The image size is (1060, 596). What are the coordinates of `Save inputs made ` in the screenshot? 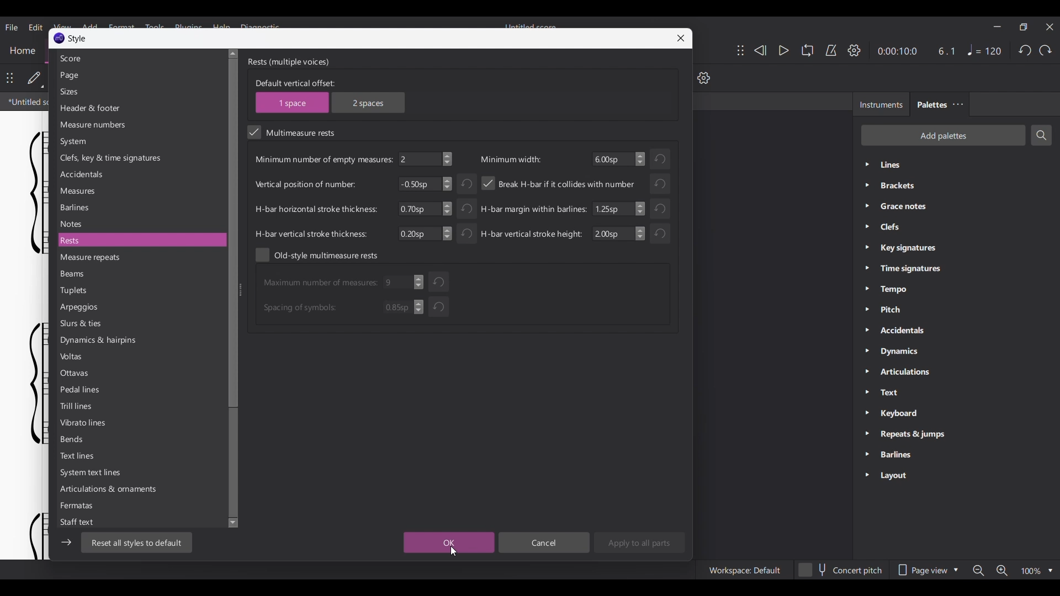 It's located at (449, 543).